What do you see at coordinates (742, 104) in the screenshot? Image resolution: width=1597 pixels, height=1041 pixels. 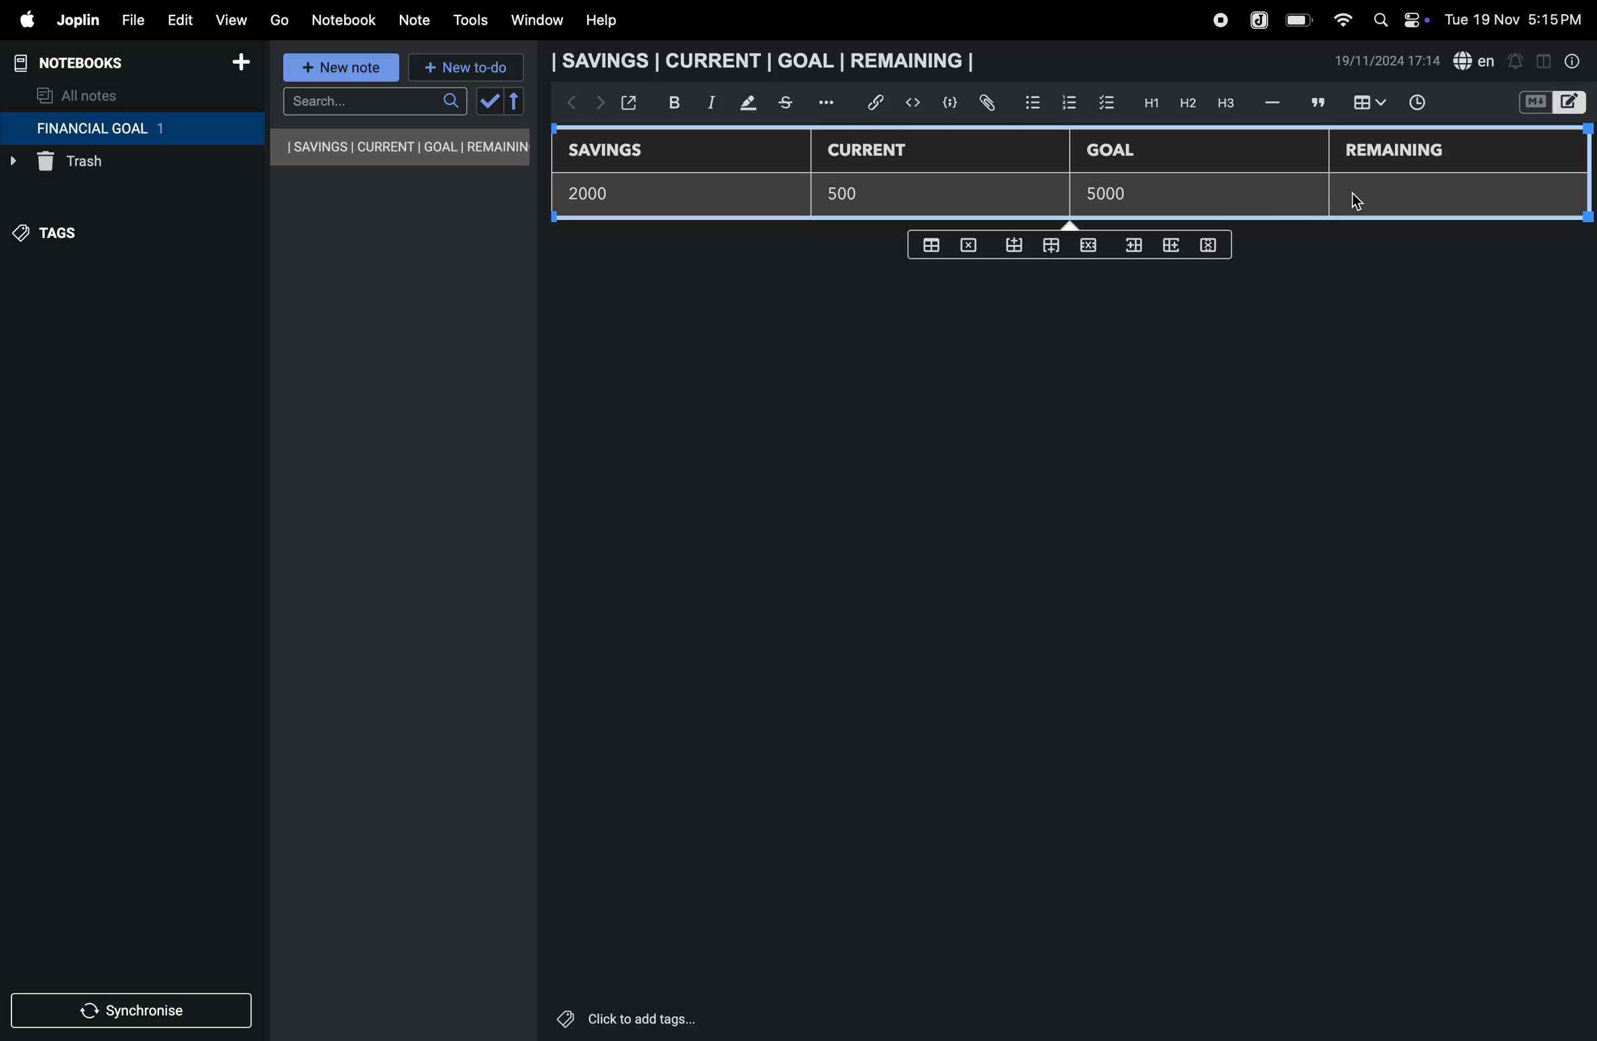 I see `mark` at bounding box center [742, 104].